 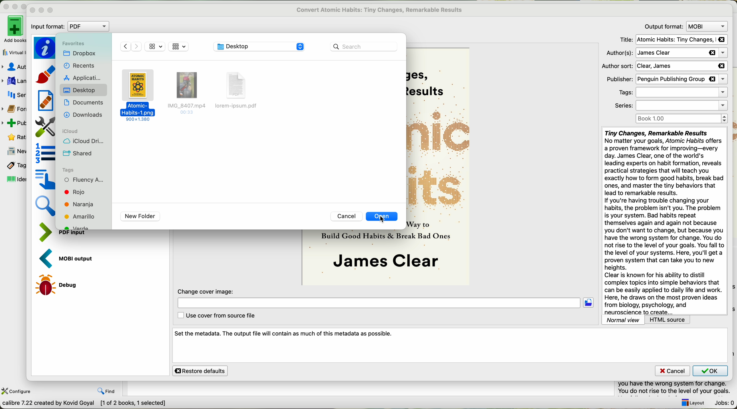 I want to click on close, so click(x=33, y=11).